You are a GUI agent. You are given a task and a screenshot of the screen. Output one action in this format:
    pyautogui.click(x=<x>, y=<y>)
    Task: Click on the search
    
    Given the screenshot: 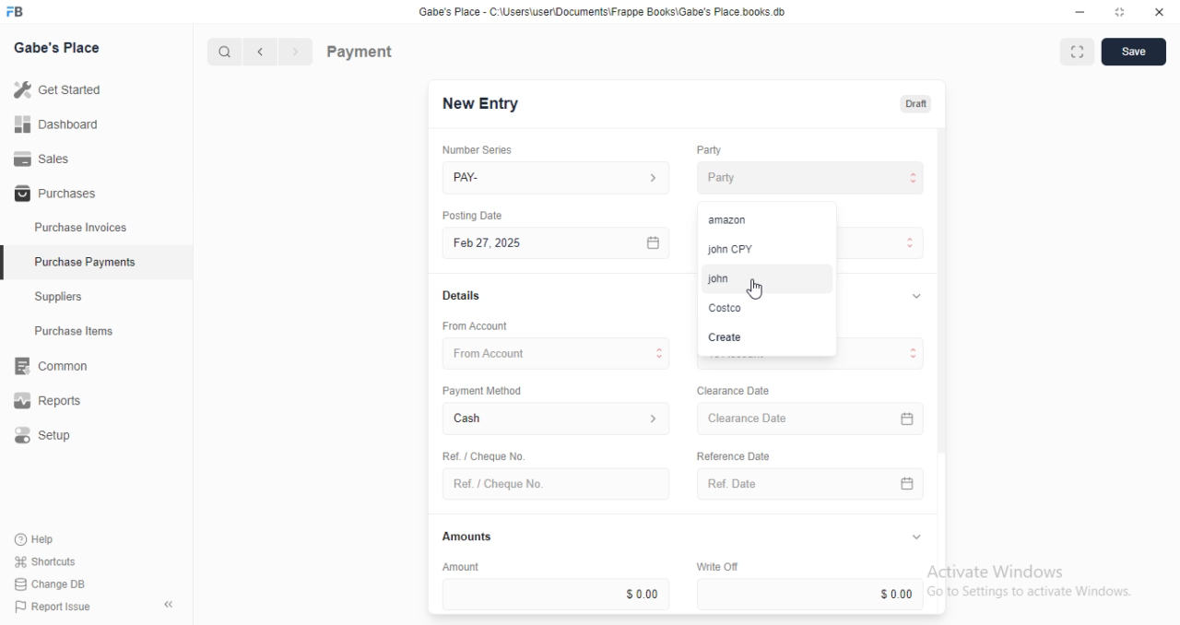 What is the action you would take?
    pyautogui.click(x=226, y=53)
    